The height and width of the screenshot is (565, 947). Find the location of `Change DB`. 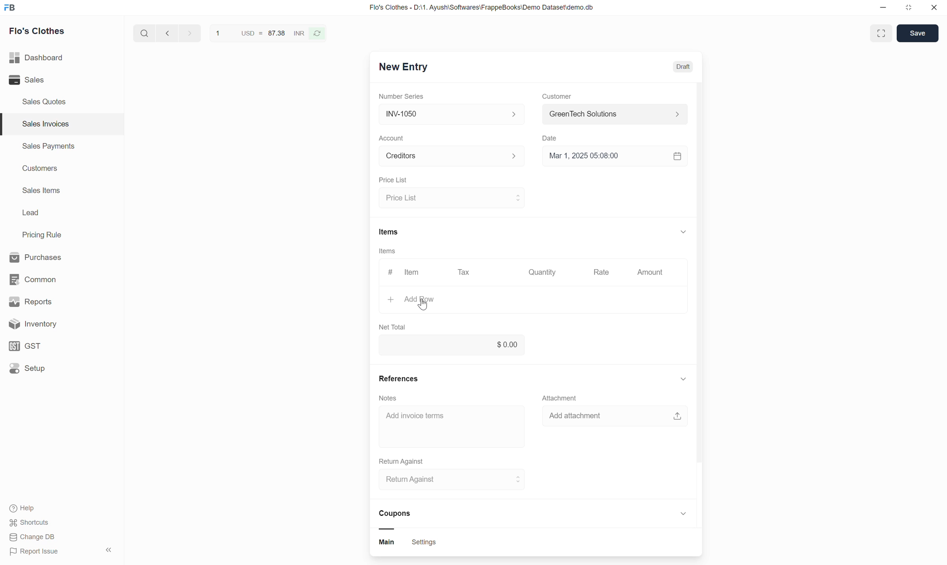

Change DB is located at coordinates (34, 538).